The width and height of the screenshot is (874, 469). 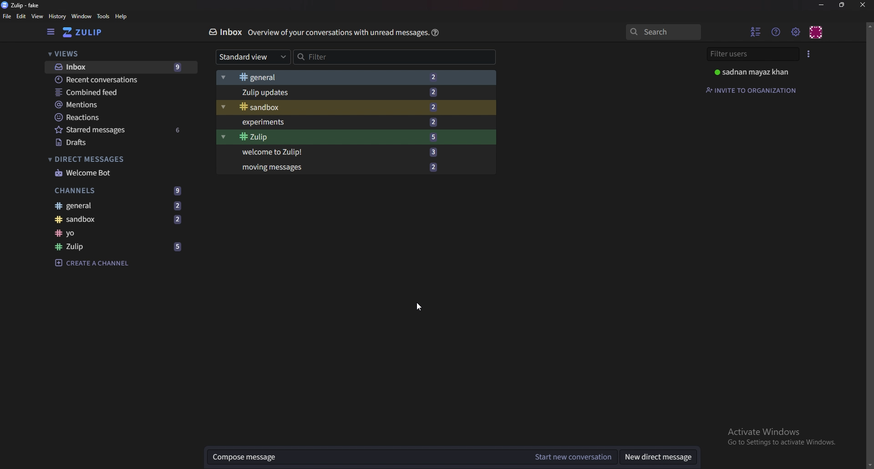 What do you see at coordinates (815, 32) in the screenshot?
I see `Personal menu` at bounding box center [815, 32].